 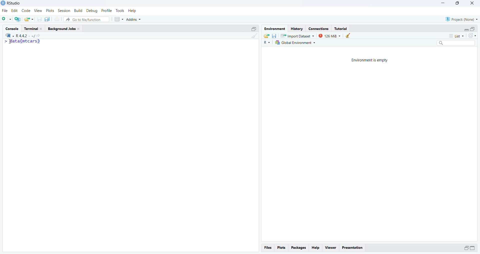 I want to click on Import Dataset, so click(x=297, y=36).